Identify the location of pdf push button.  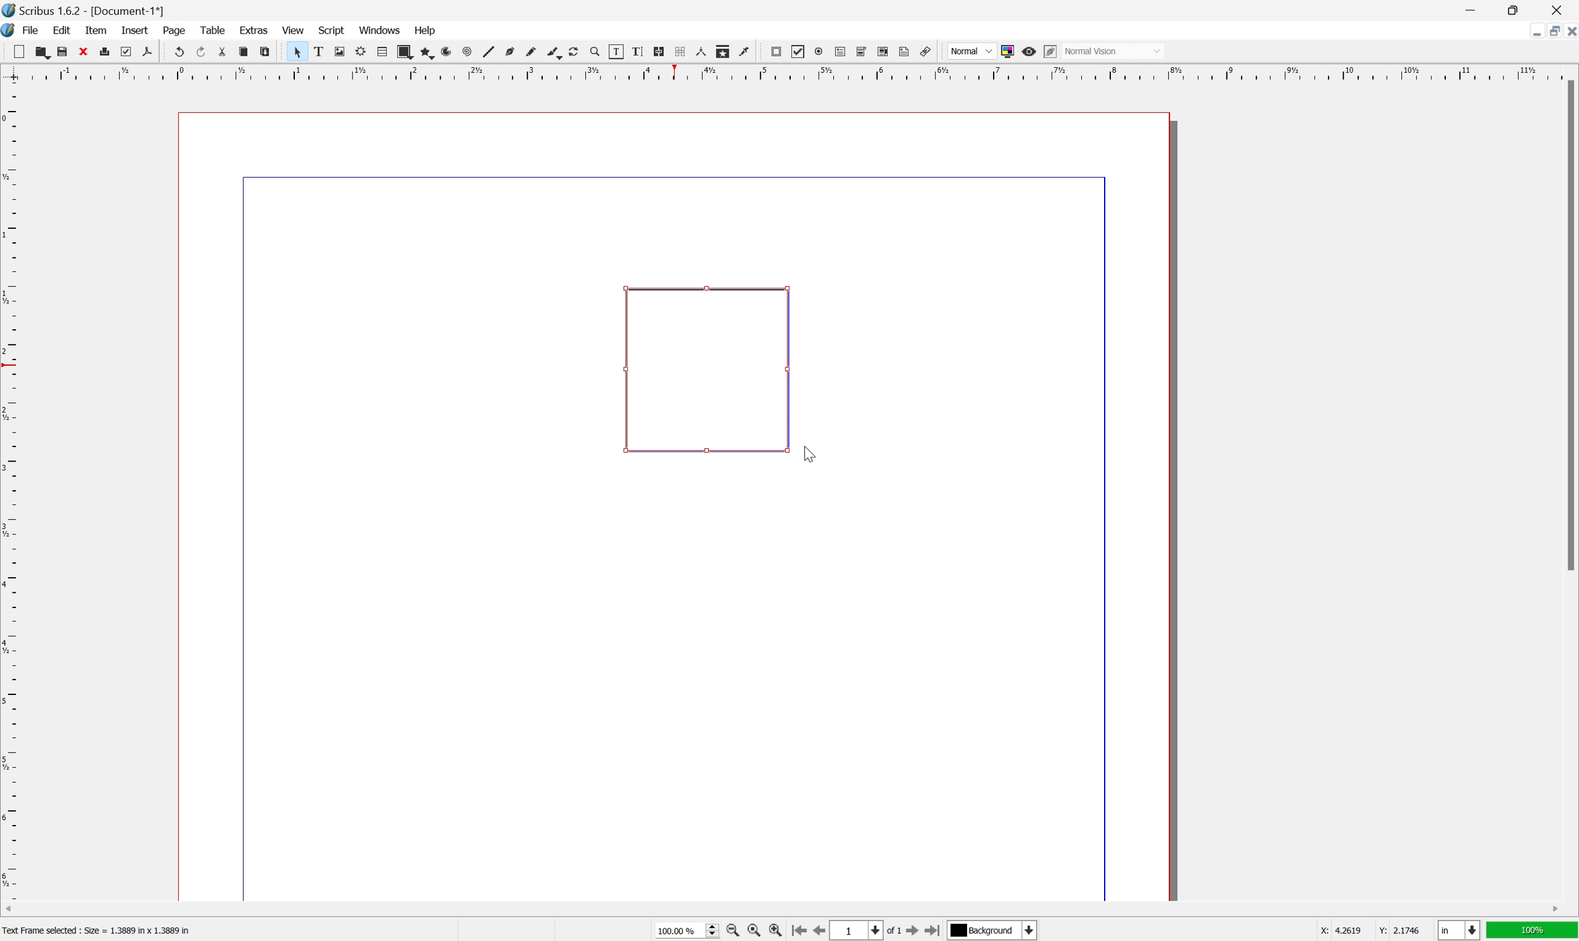
(776, 51).